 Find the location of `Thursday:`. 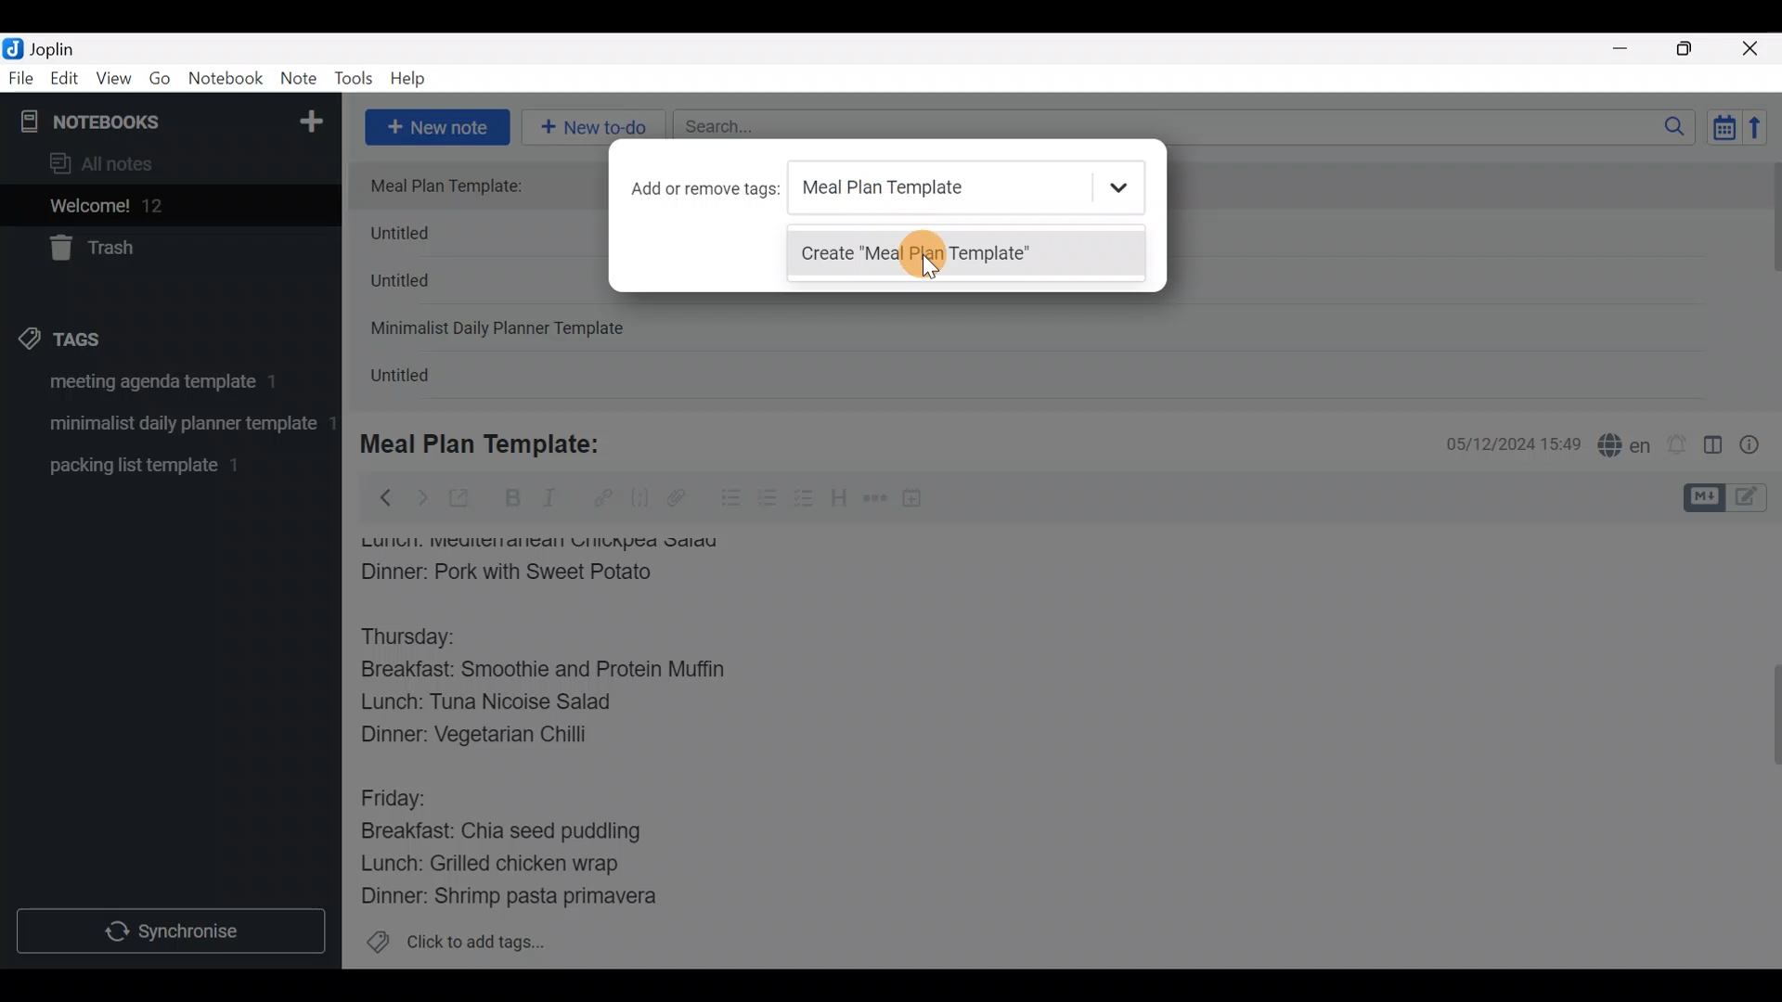

Thursday: is located at coordinates (421, 637).